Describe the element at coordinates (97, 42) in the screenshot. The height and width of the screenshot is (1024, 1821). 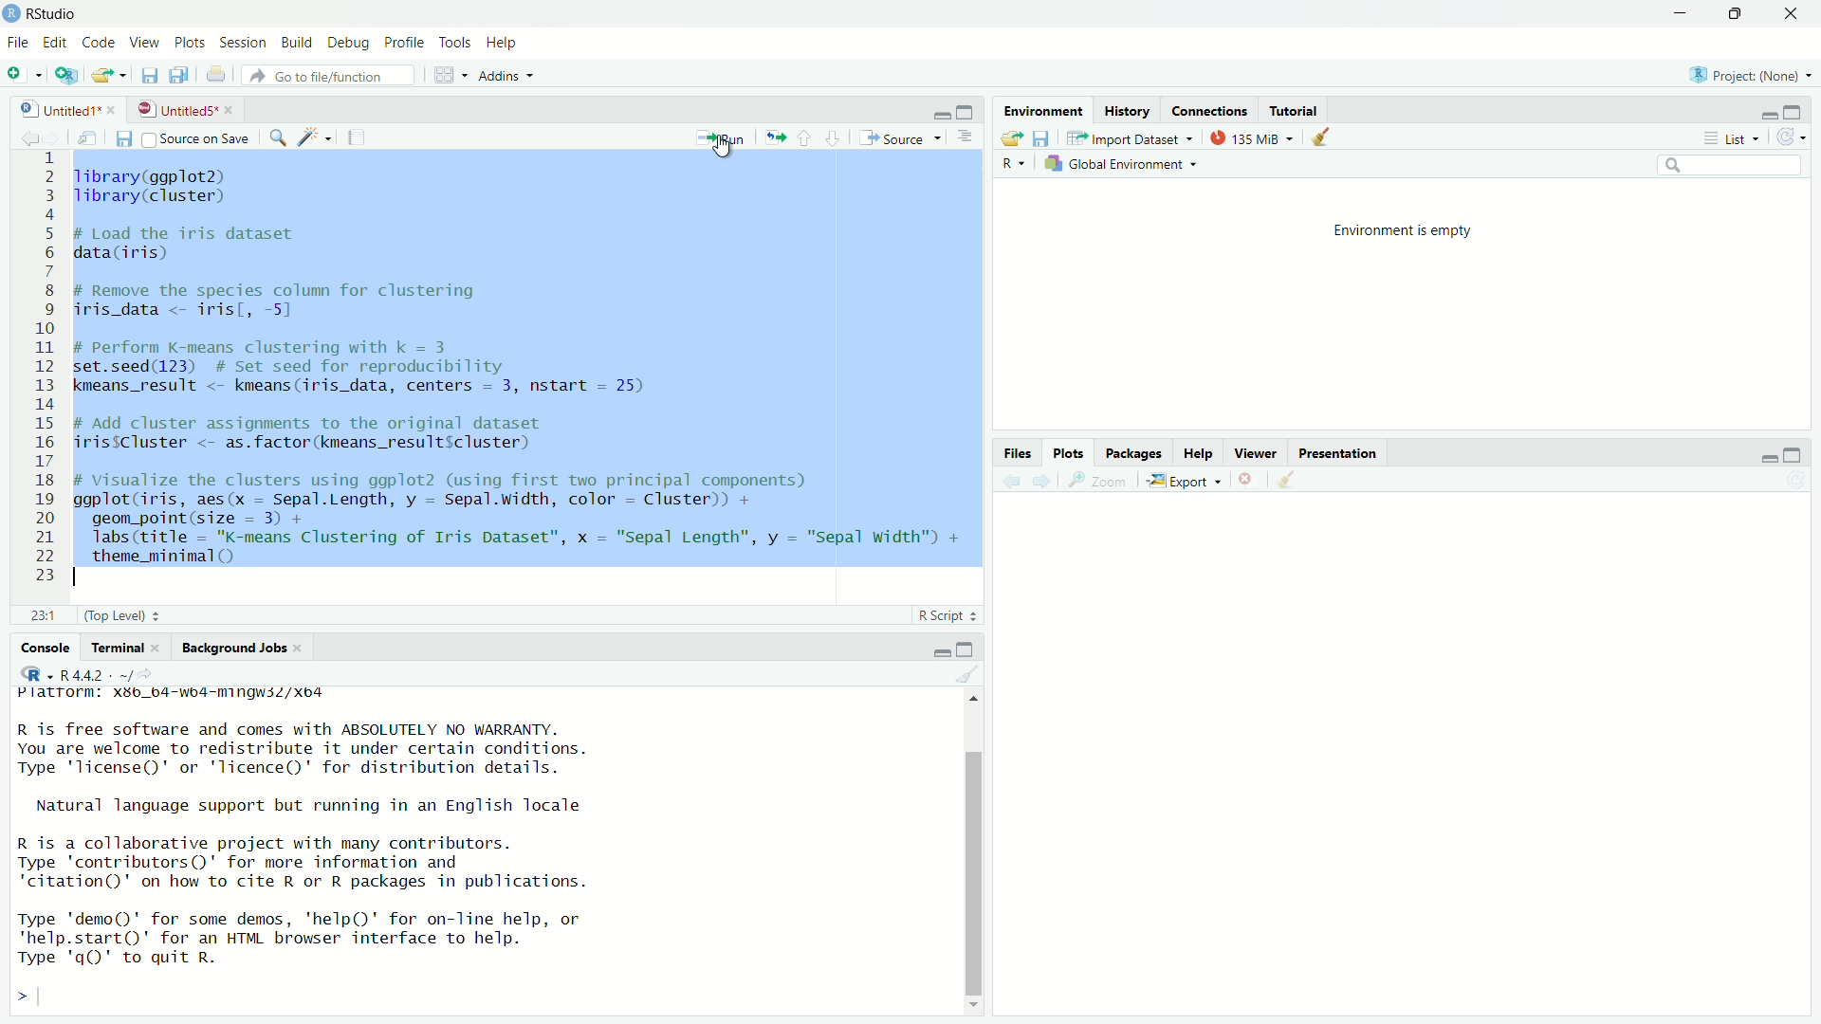
I see `code` at that location.